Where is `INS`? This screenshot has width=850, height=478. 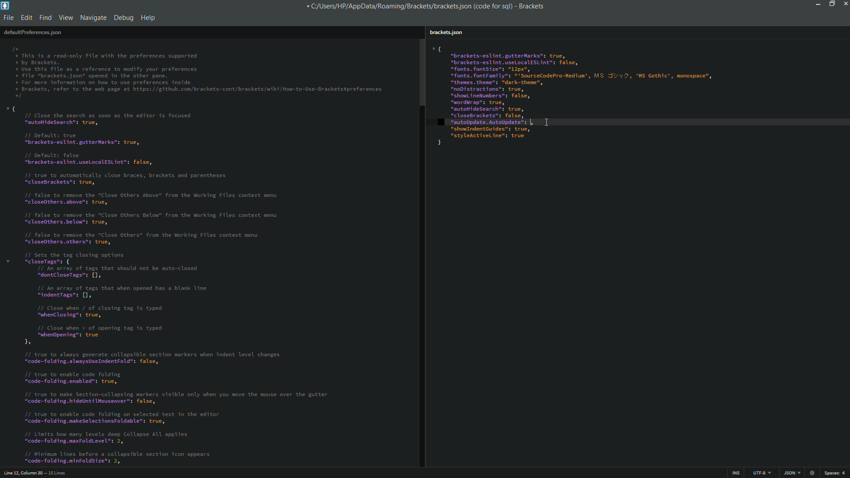 INS is located at coordinates (737, 473).